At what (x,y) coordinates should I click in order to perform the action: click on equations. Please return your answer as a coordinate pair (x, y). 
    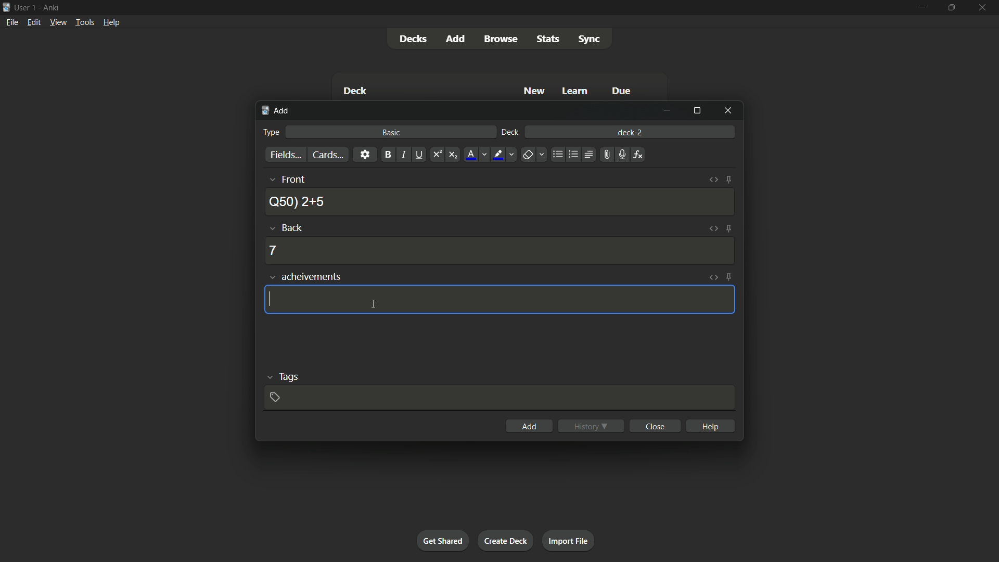
    Looking at the image, I should click on (638, 155).